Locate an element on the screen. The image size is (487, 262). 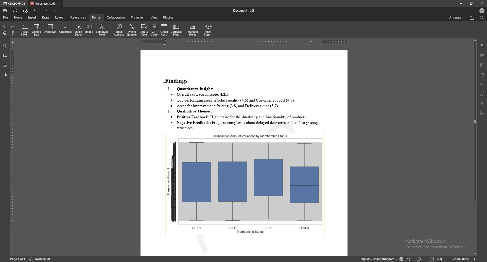
scroll up is located at coordinates (475, 40).